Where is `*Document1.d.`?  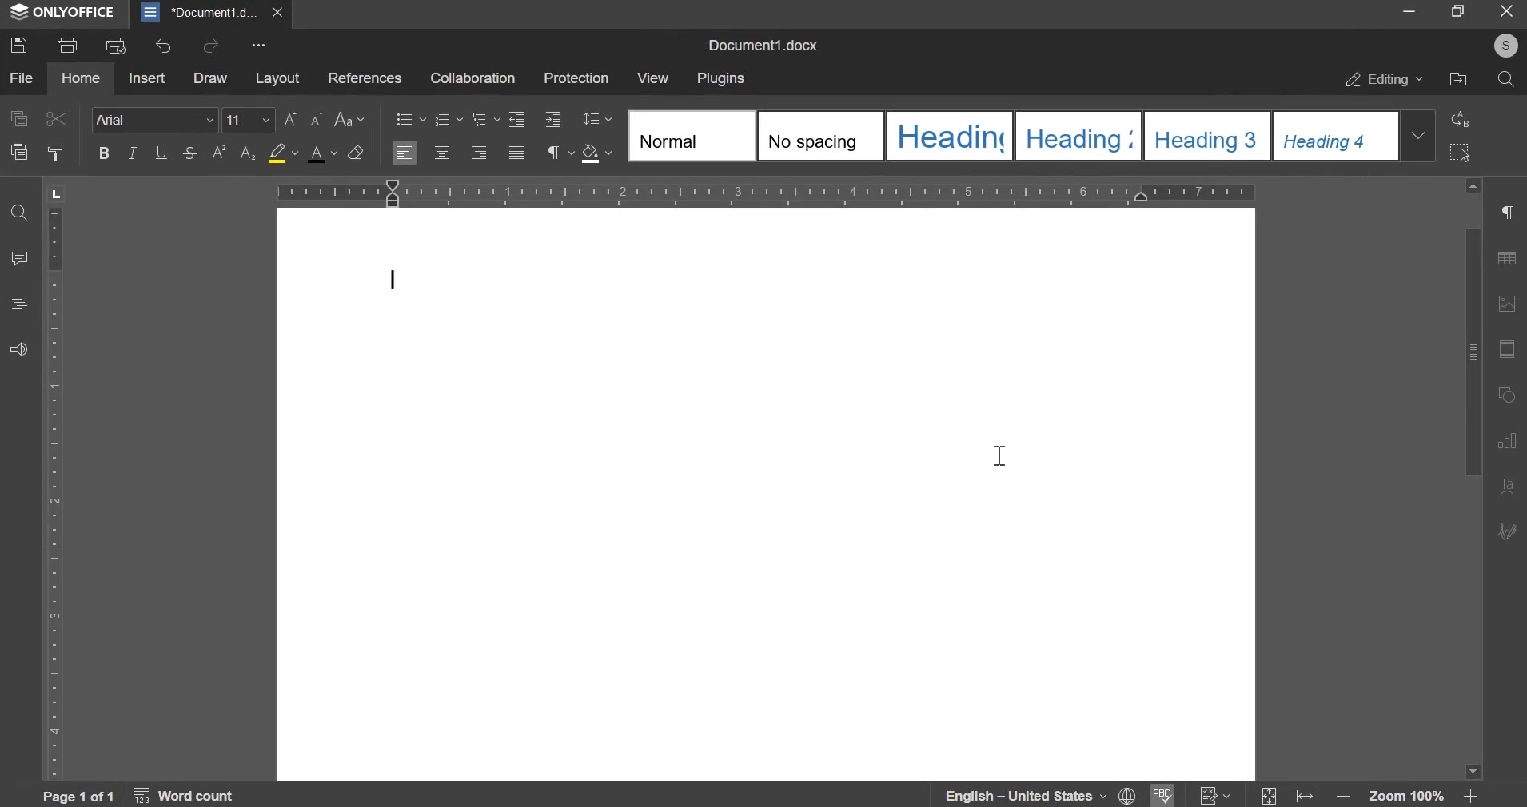 *Document1.d. is located at coordinates (215, 13).